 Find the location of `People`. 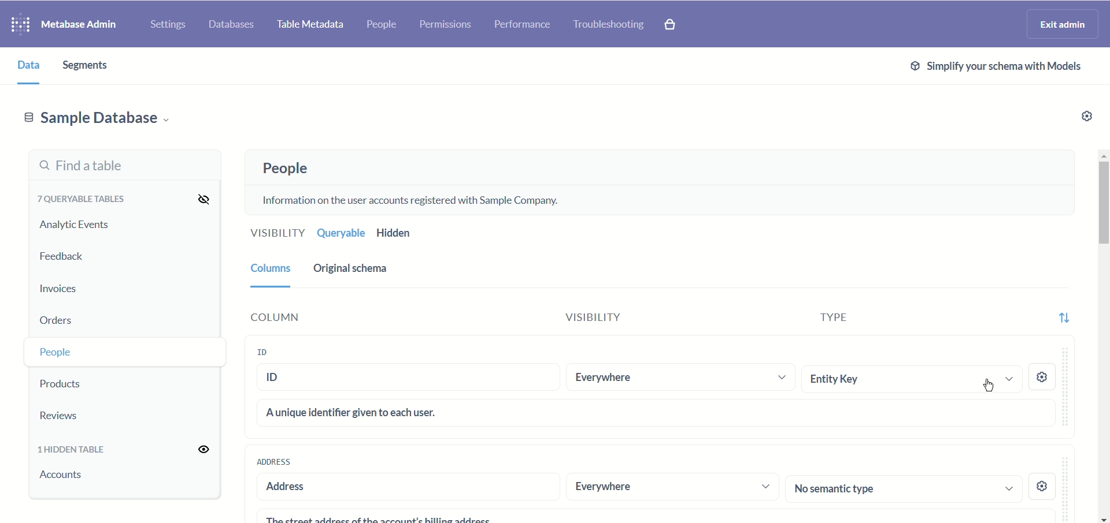

People is located at coordinates (83, 350).